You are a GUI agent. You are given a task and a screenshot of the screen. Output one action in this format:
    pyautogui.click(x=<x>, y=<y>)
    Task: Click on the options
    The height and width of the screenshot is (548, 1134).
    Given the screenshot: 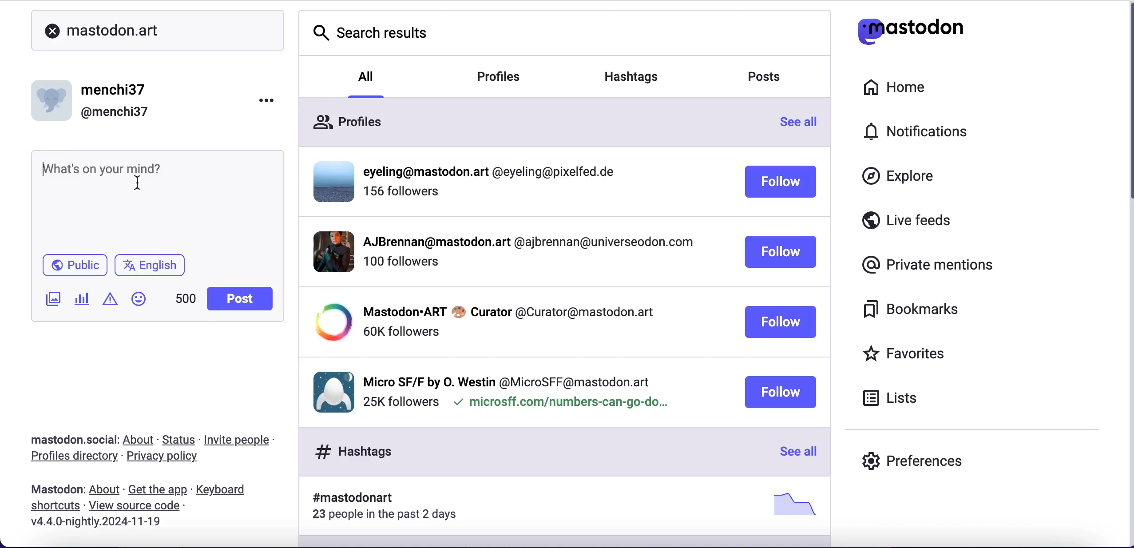 What is the action you would take?
    pyautogui.click(x=266, y=101)
    